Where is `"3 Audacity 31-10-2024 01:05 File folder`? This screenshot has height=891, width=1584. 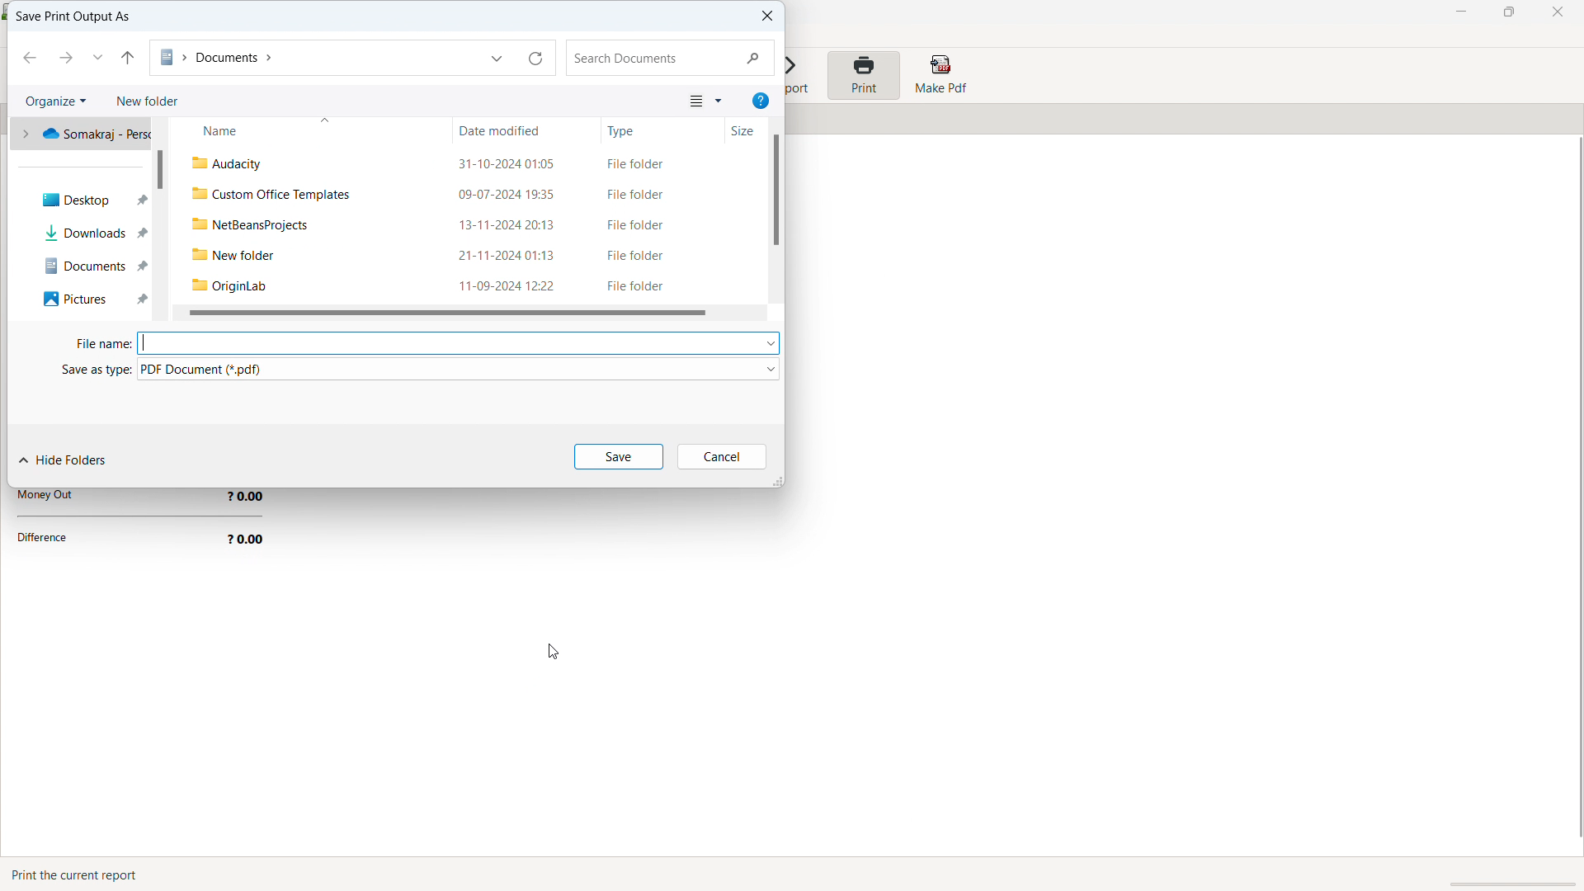
"3 Audacity 31-10-2024 01:05 File folder is located at coordinates (465, 163).